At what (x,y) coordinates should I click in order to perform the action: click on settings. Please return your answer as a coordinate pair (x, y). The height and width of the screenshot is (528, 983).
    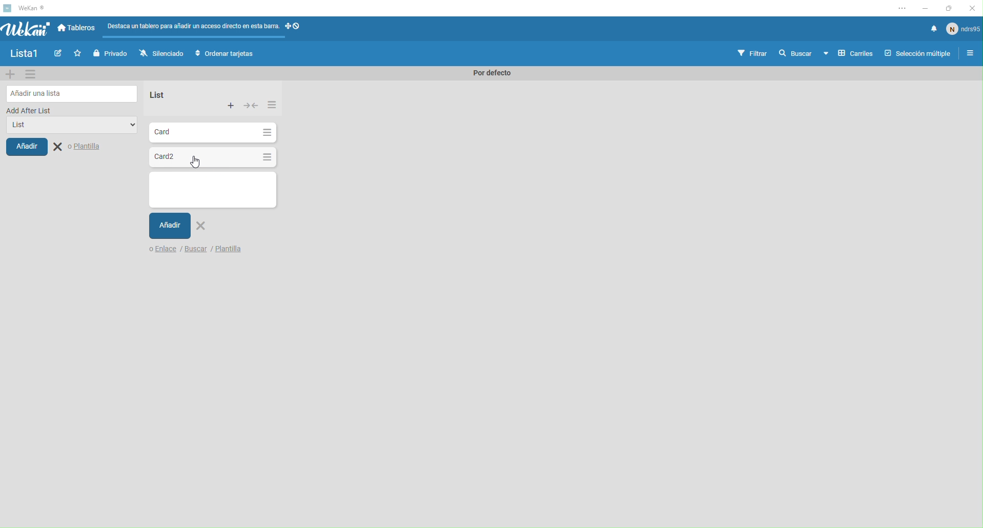
    Looking at the image, I should click on (33, 75).